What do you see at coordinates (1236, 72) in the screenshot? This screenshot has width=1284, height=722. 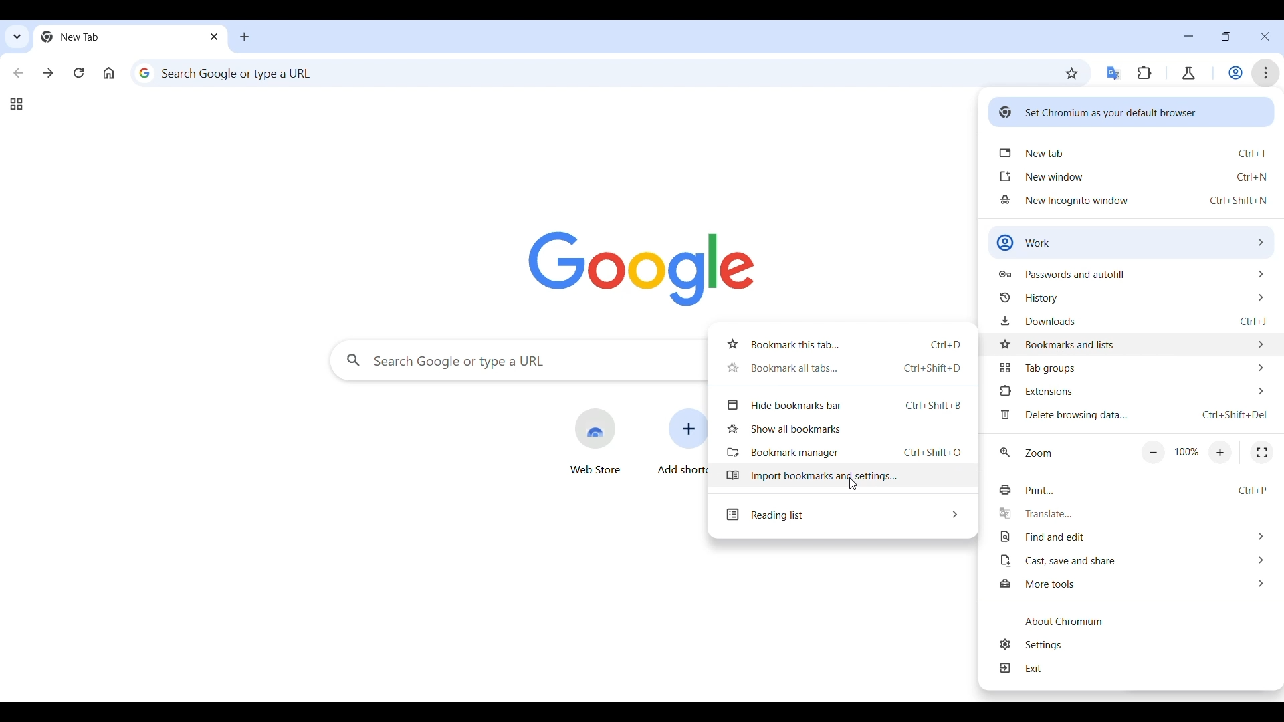 I see `Work` at bounding box center [1236, 72].